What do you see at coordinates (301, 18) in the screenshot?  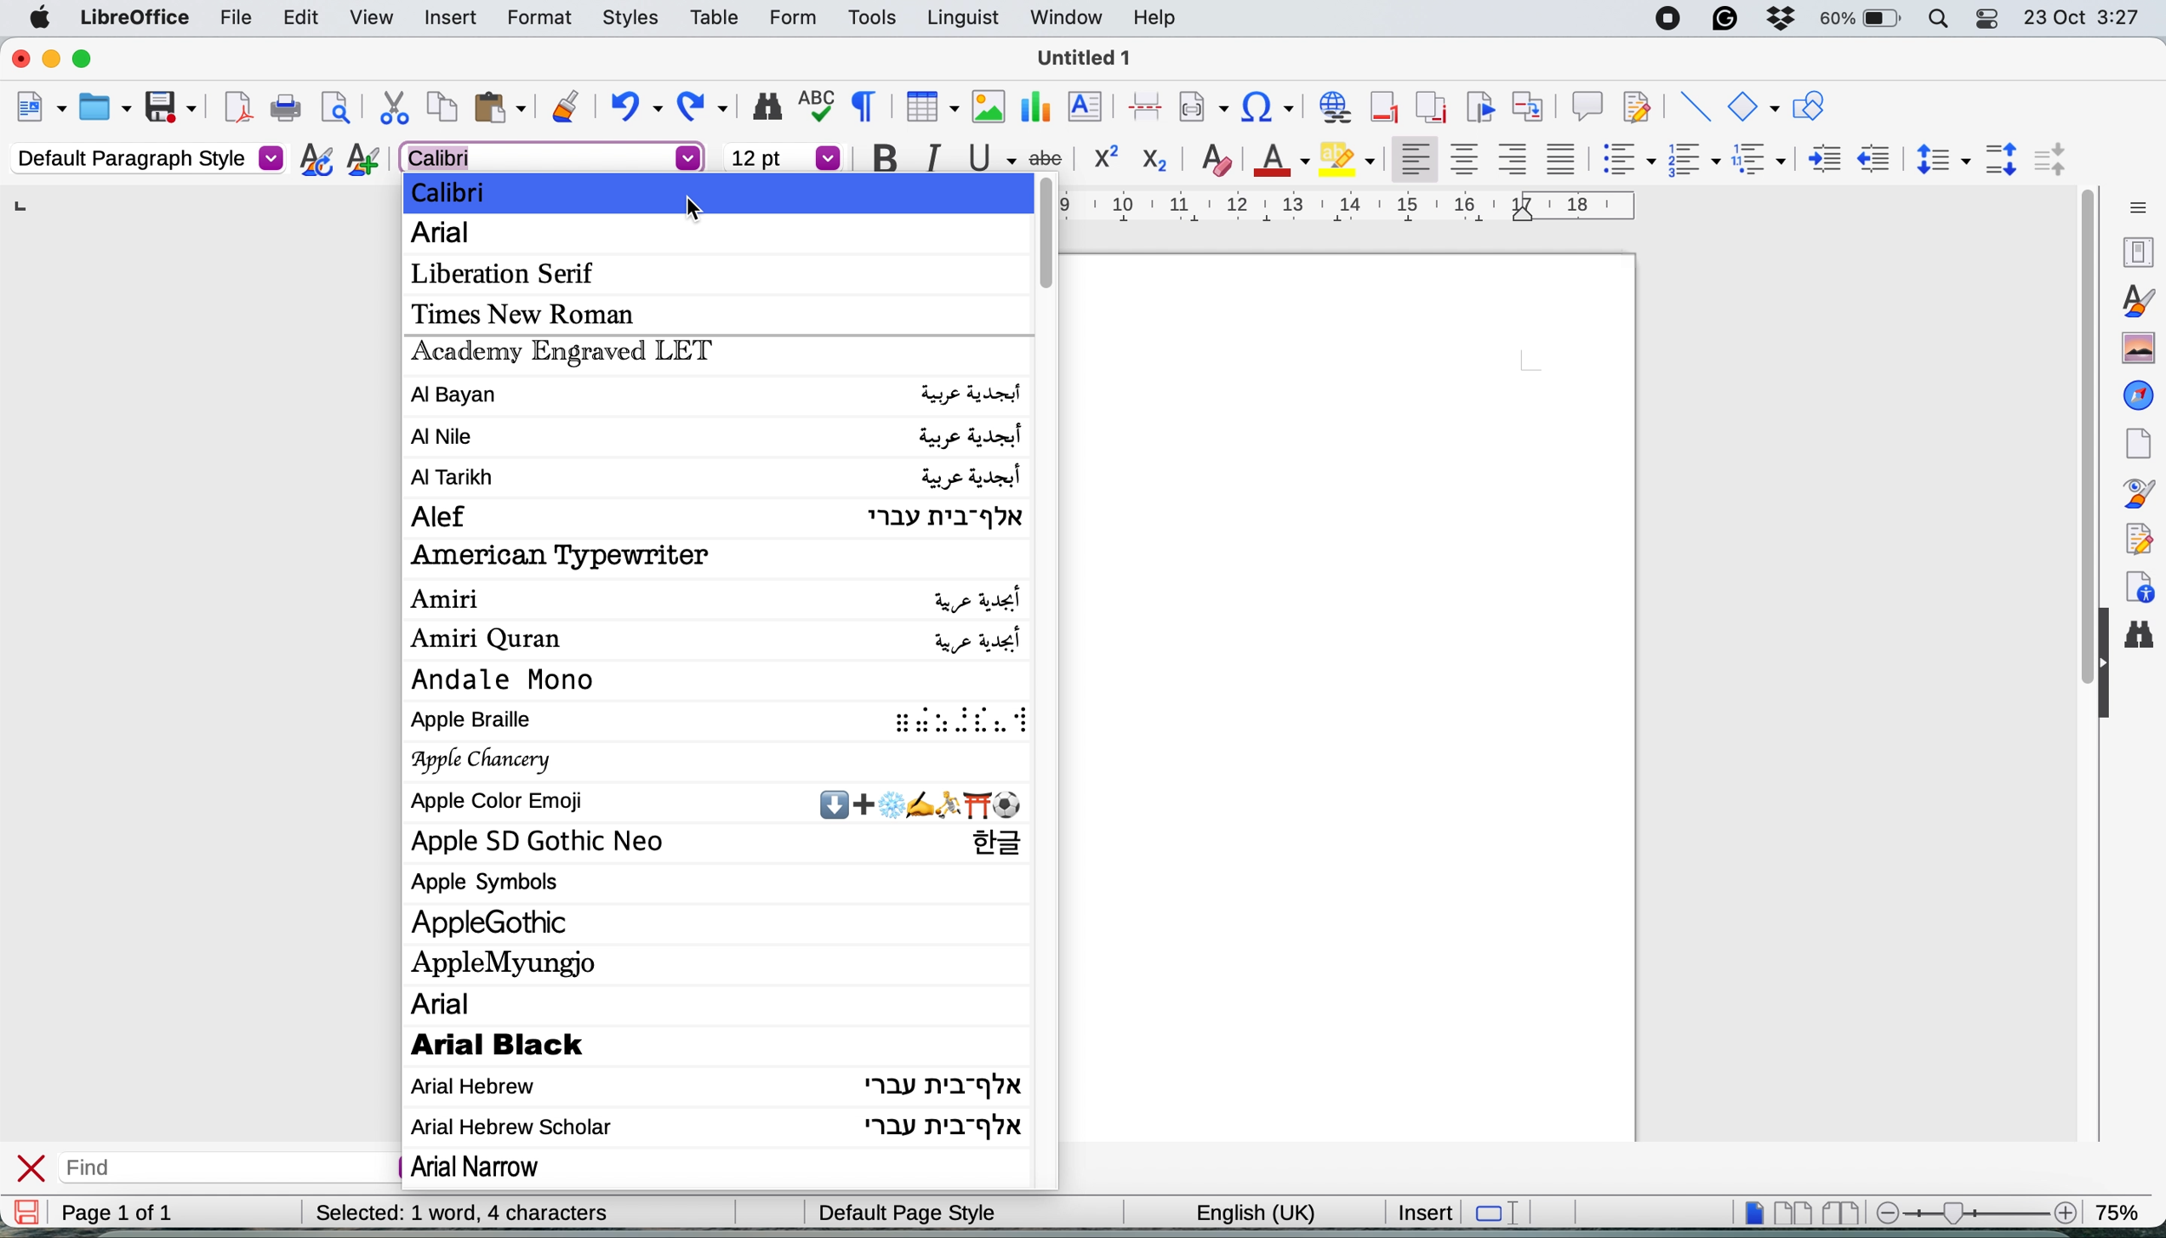 I see `edit` at bounding box center [301, 18].